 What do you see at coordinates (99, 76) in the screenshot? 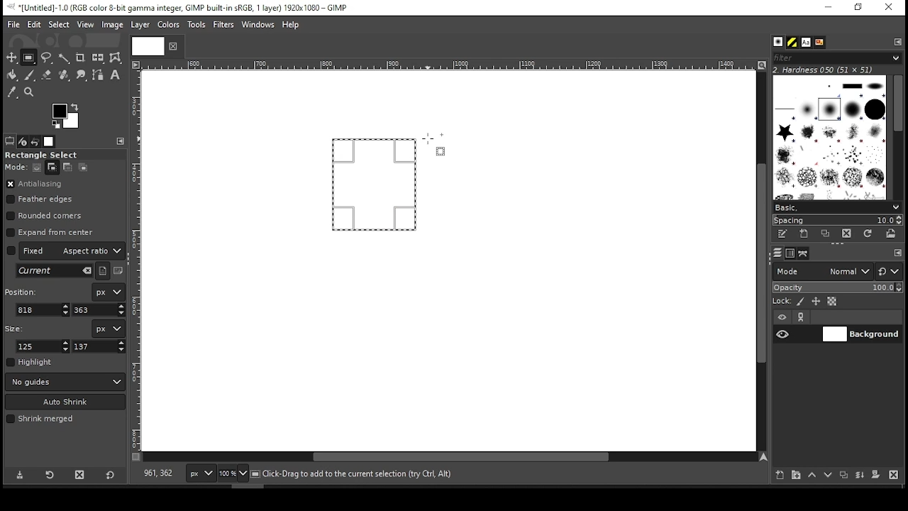
I see `paths tool` at bounding box center [99, 76].